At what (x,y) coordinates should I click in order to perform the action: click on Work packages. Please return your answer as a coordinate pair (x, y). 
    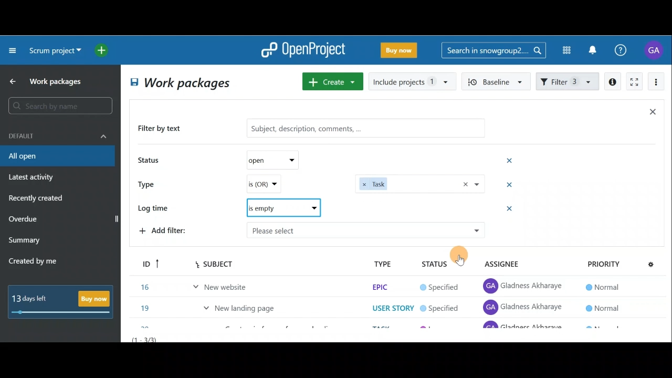
    Looking at the image, I should click on (48, 81).